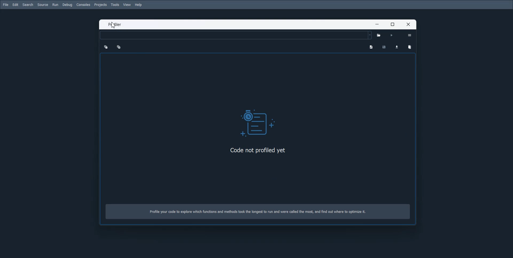  What do you see at coordinates (114, 25) in the screenshot?
I see `cursor` at bounding box center [114, 25].